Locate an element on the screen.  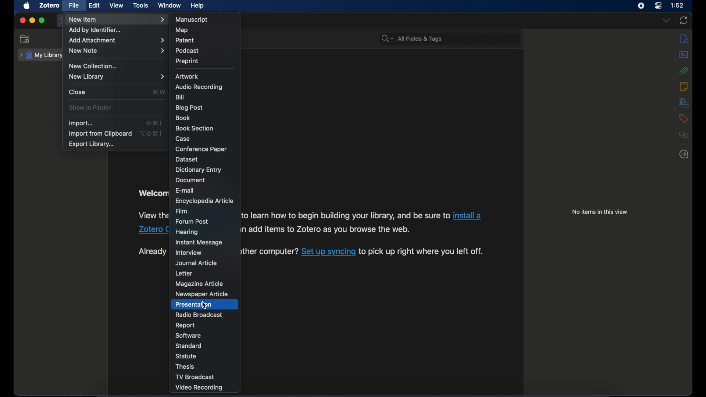
screen recorder is located at coordinates (641, 6).